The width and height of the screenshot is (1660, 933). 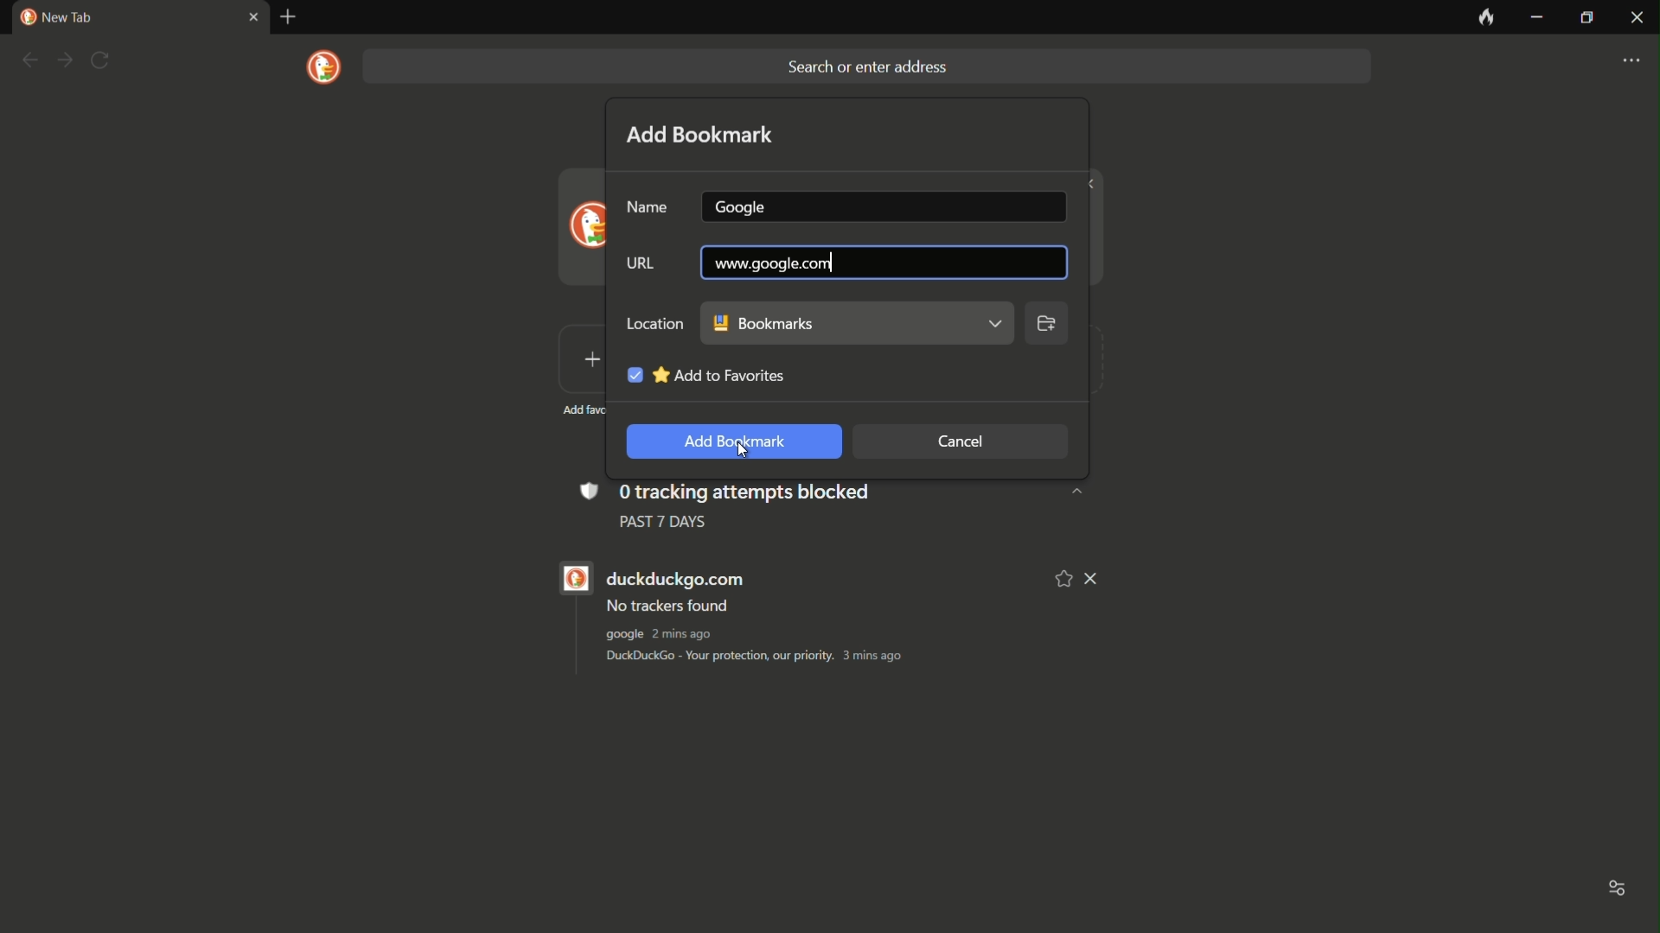 What do you see at coordinates (1636, 18) in the screenshot?
I see `close app` at bounding box center [1636, 18].